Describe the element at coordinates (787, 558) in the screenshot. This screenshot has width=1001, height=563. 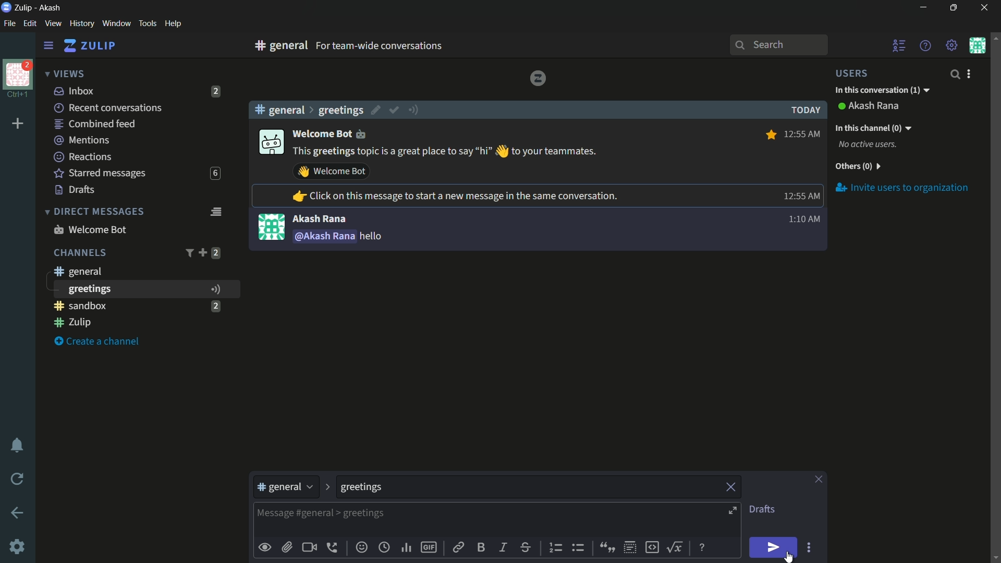
I see `cursor` at that location.